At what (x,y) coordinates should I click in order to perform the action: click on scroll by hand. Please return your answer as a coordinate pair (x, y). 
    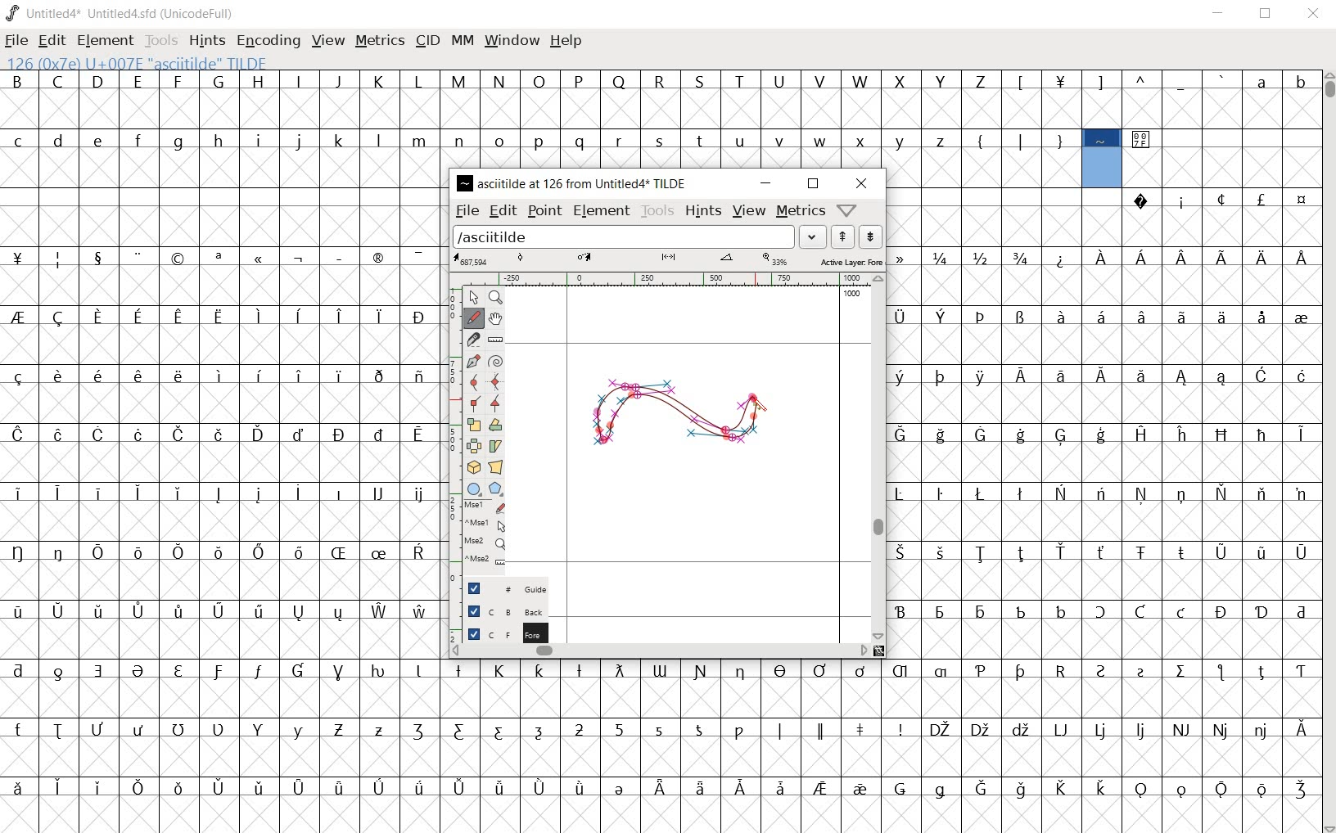
    Looking at the image, I should click on (496, 319).